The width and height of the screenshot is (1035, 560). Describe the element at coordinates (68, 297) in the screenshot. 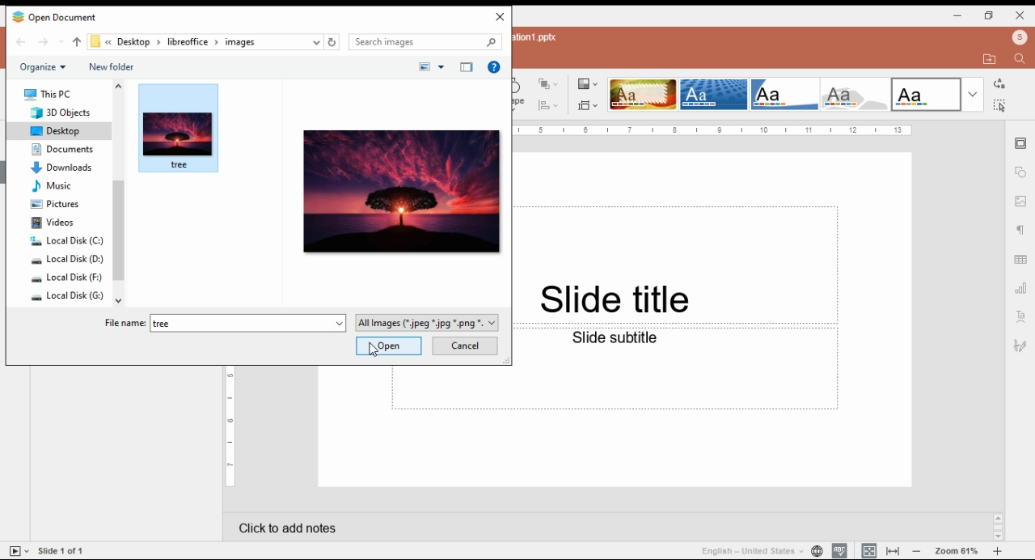

I see `system drive 4` at that location.